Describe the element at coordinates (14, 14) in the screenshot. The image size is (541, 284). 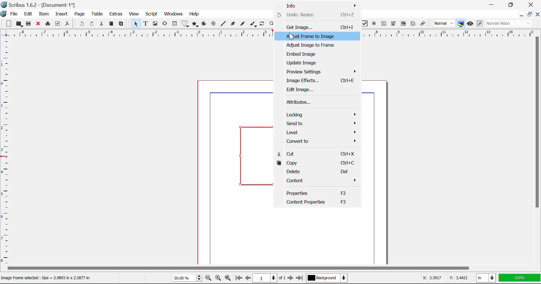
I see `File` at that location.